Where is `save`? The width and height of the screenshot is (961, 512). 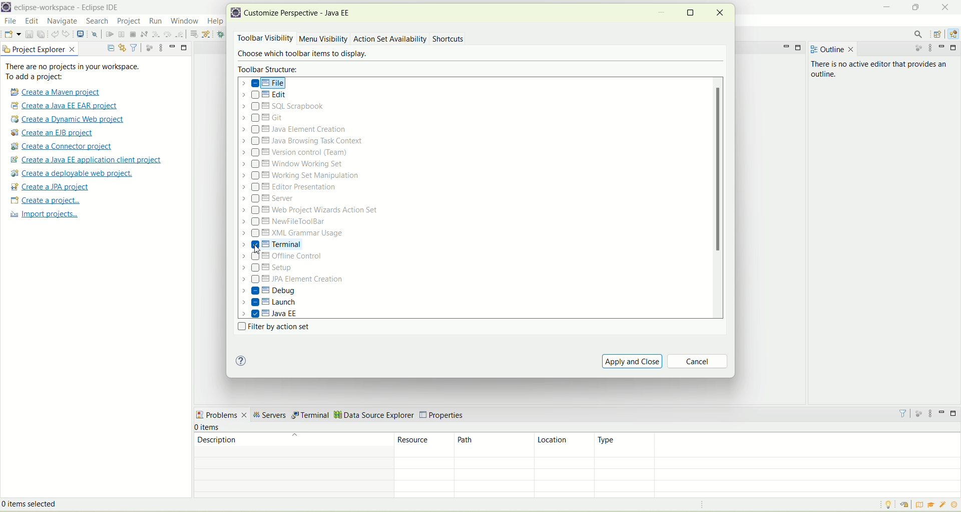 save is located at coordinates (28, 34).